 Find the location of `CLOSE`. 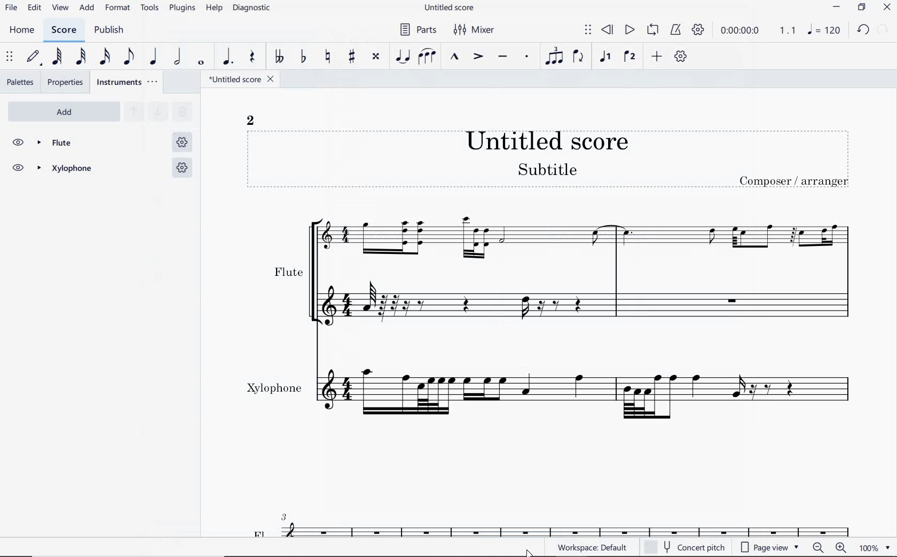

CLOSE is located at coordinates (886, 7).